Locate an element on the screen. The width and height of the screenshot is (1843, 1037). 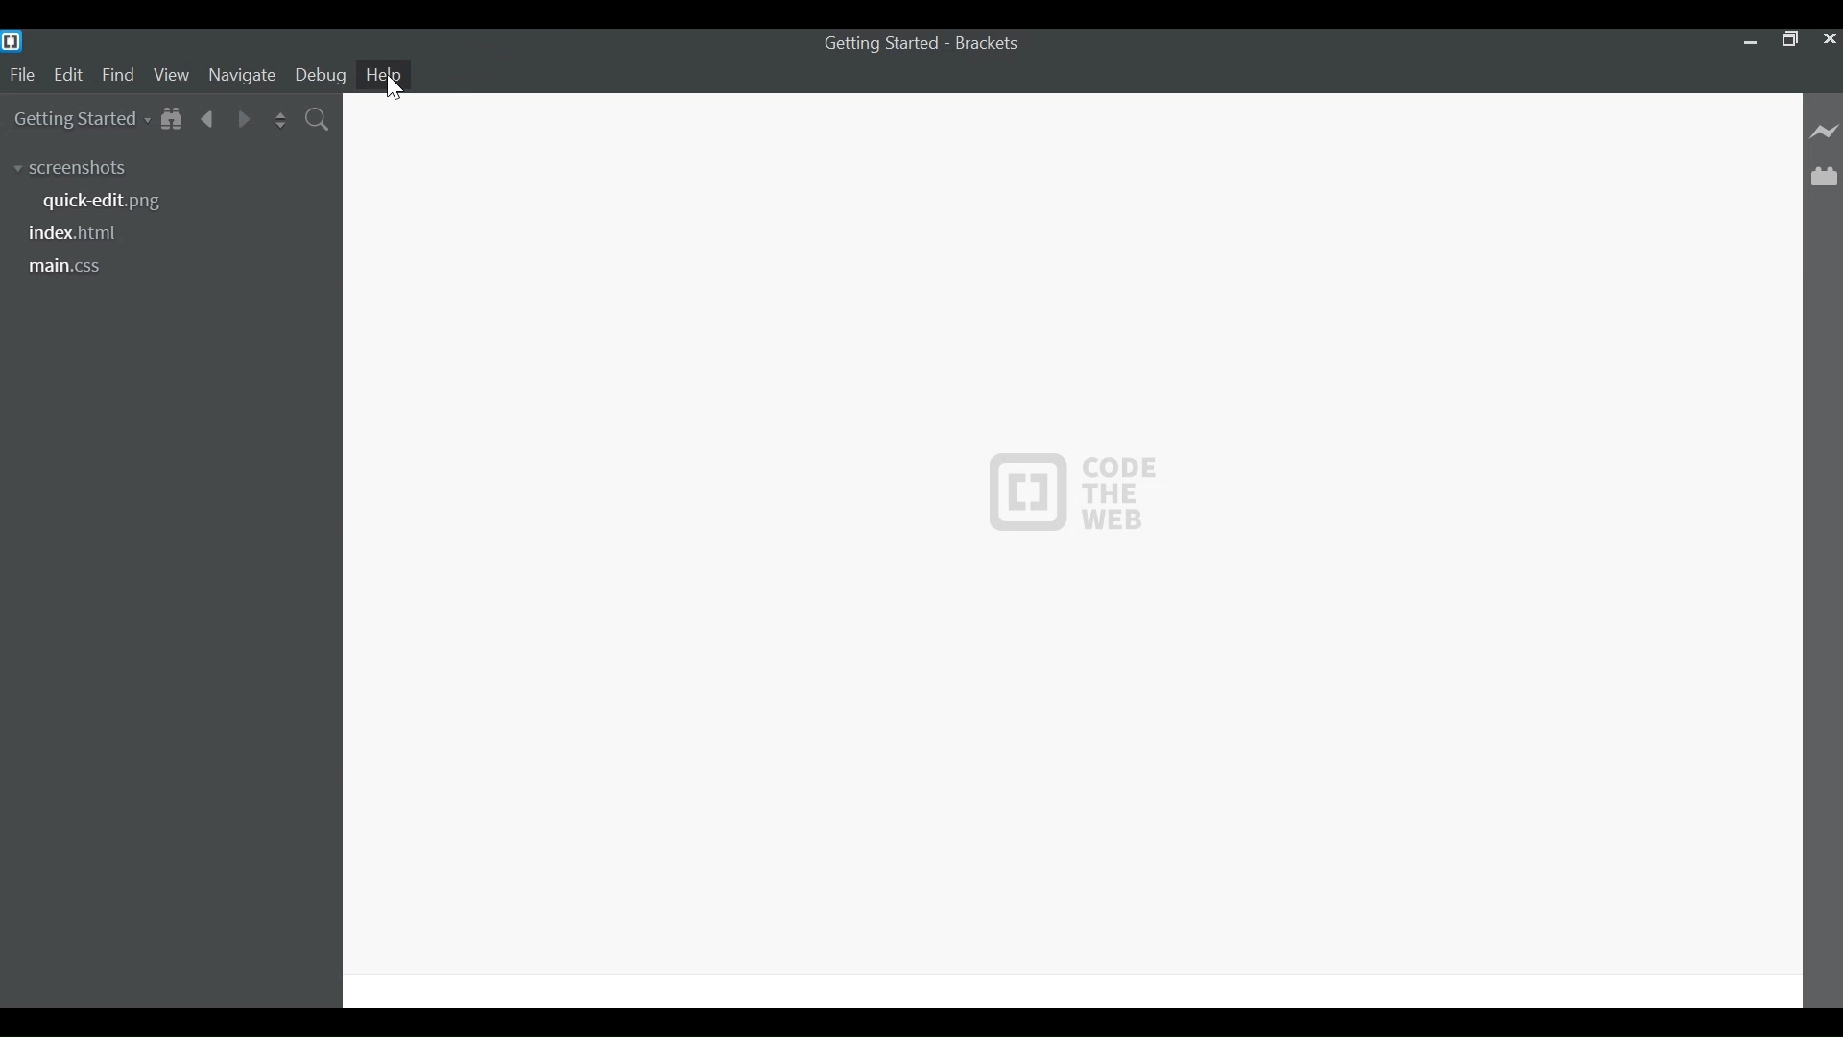
screenshots is located at coordinates (78, 167).